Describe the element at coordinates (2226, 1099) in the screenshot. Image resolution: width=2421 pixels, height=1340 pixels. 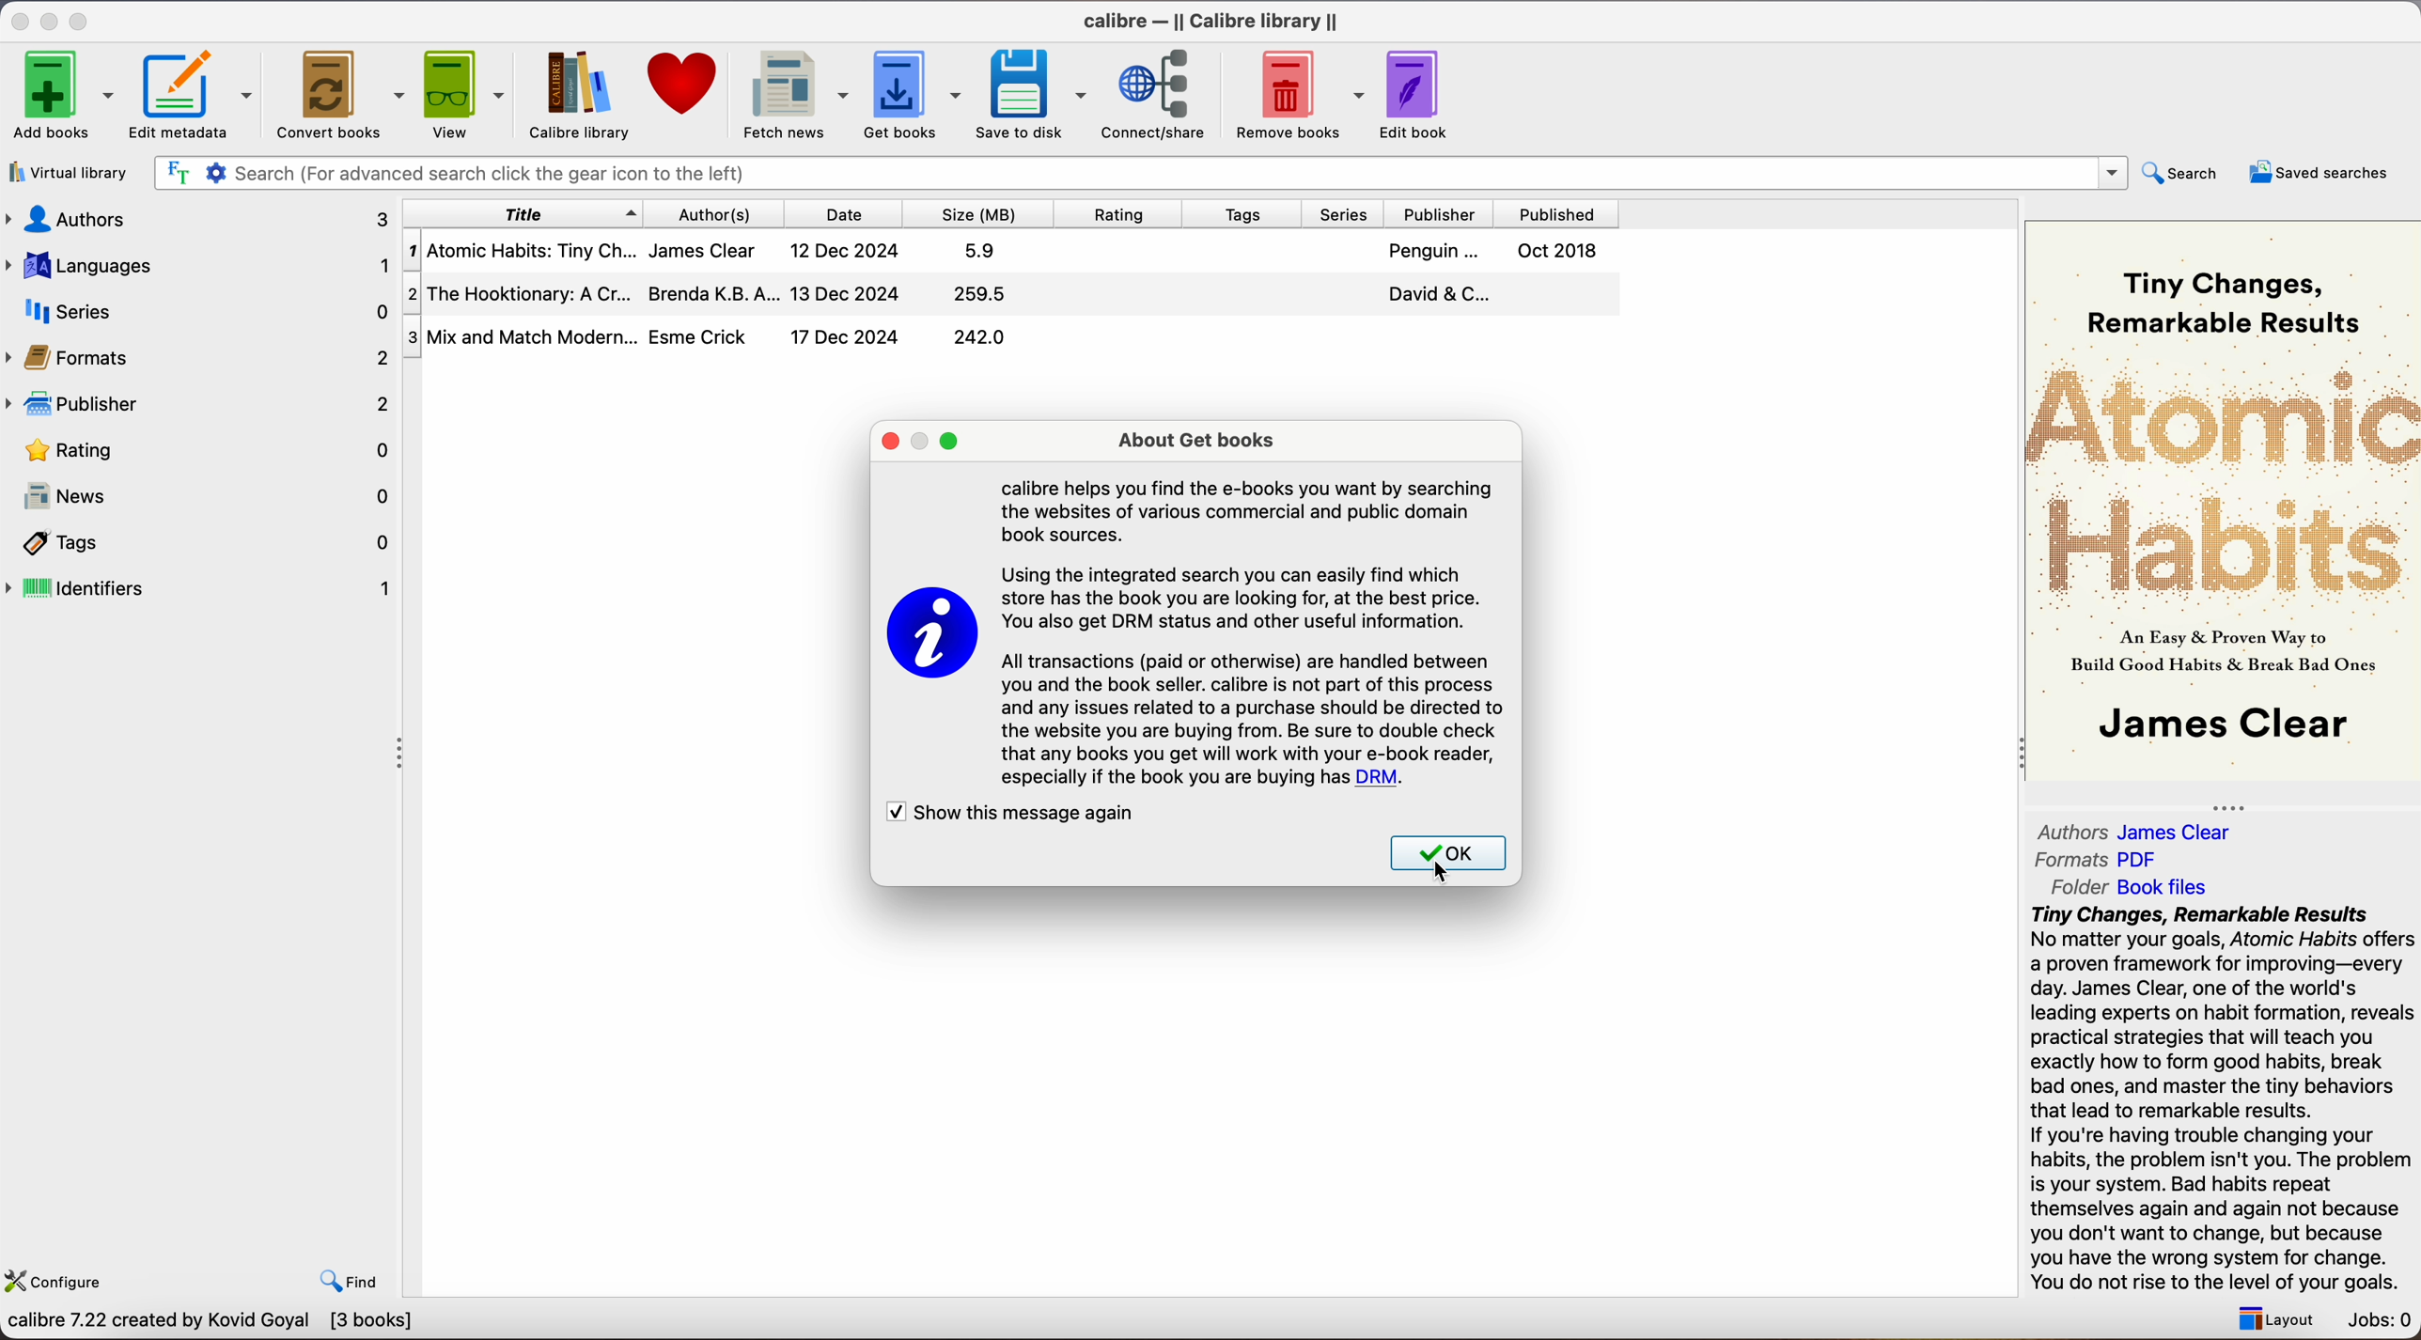
I see `synopsis` at that location.